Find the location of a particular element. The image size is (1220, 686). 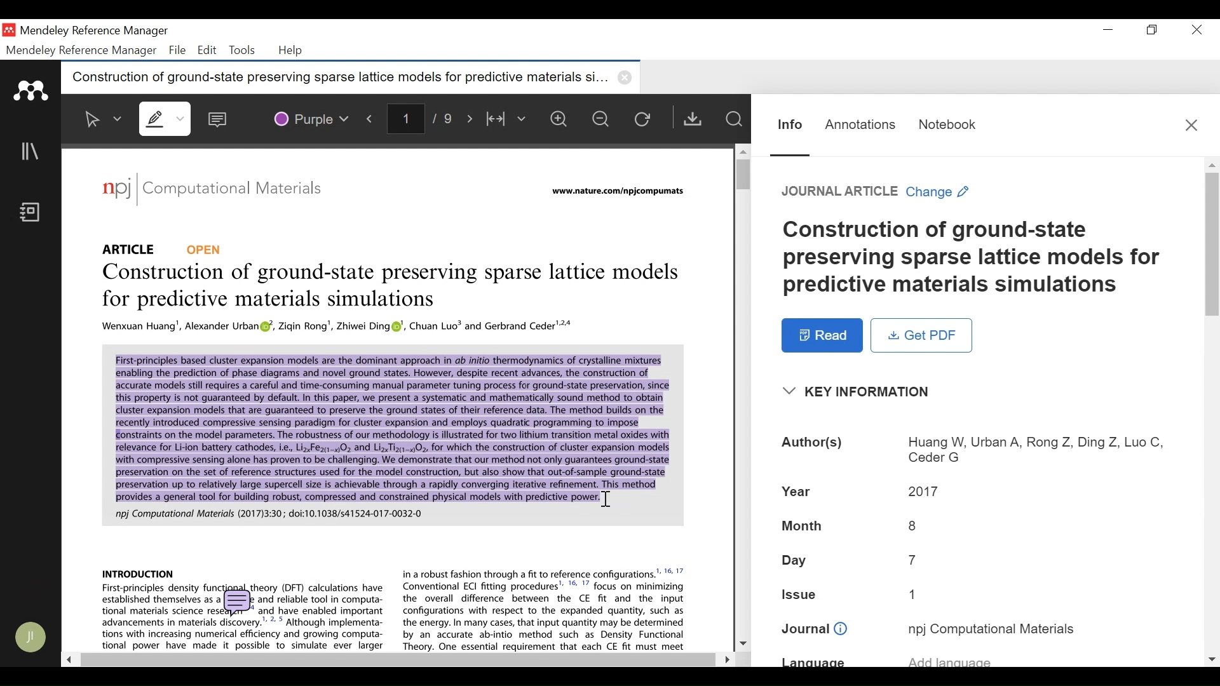

Zoom out is located at coordinates (602, 118).